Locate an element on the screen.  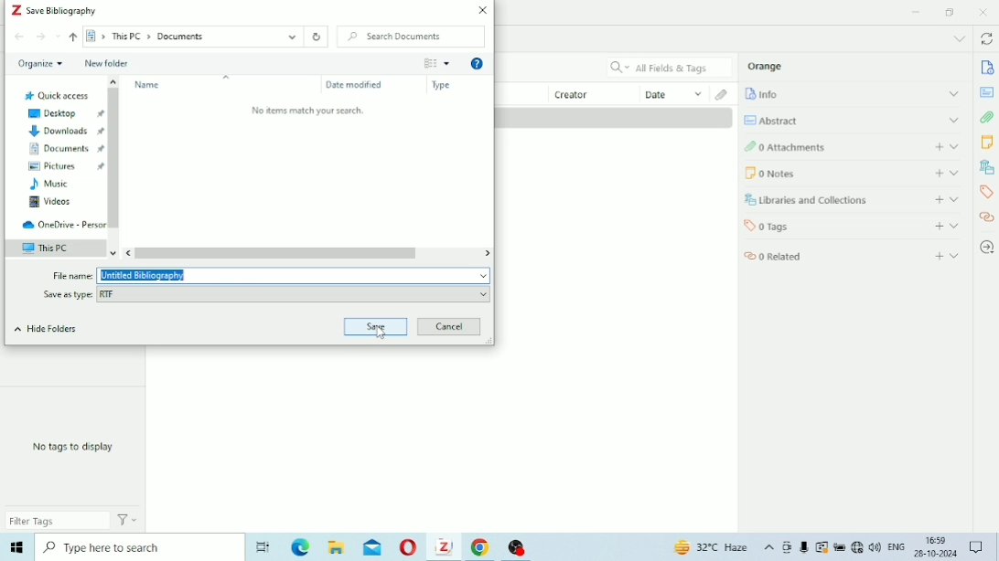
26-10-2024 is located at coordinates (939, 553).